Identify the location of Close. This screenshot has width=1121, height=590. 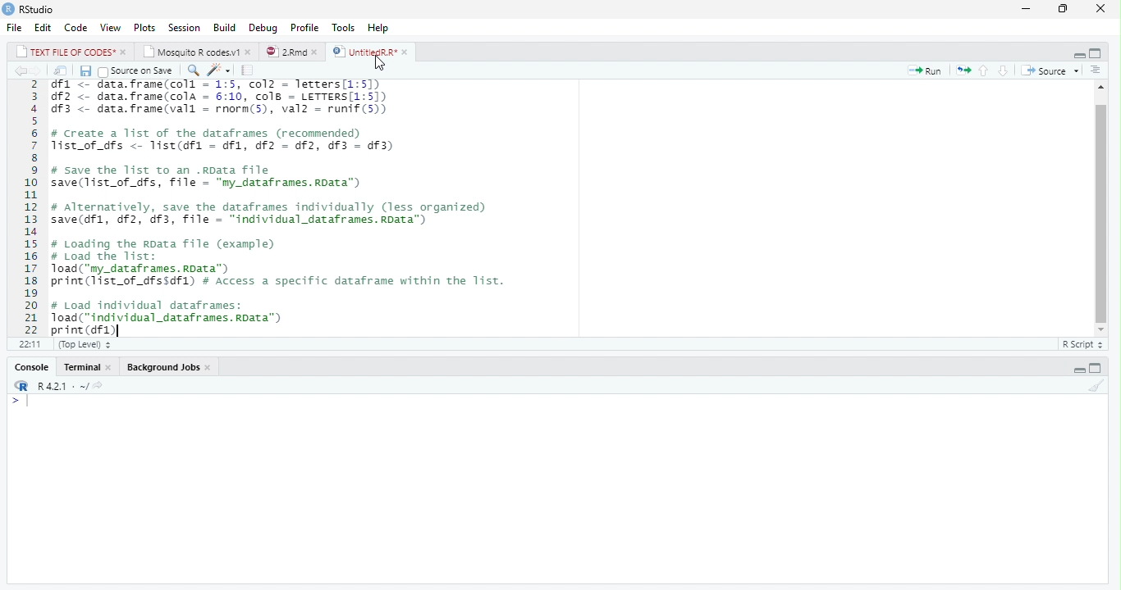
(1100, 9).